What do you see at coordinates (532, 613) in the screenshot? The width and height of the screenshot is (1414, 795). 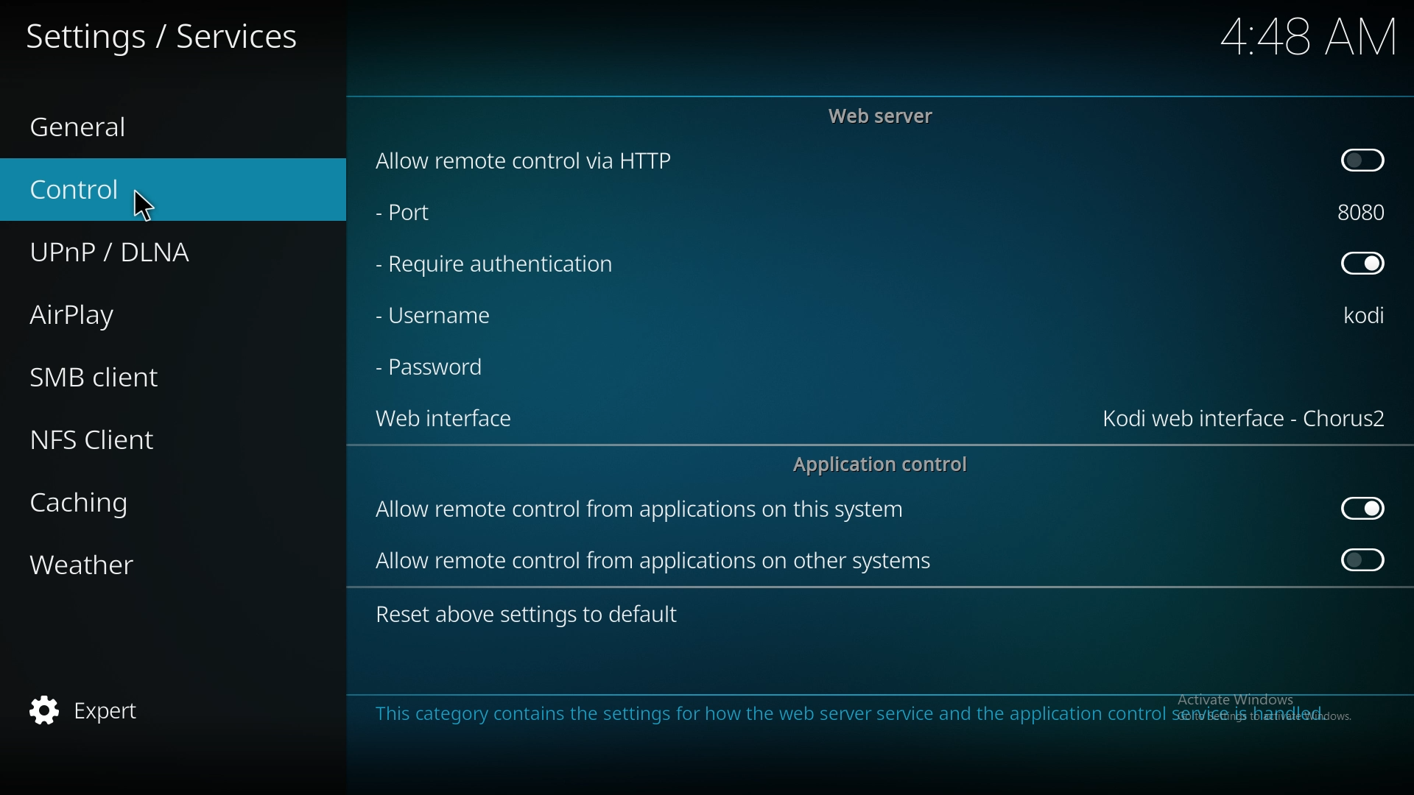 I see `reset settings` at bounding box center [532, 613].